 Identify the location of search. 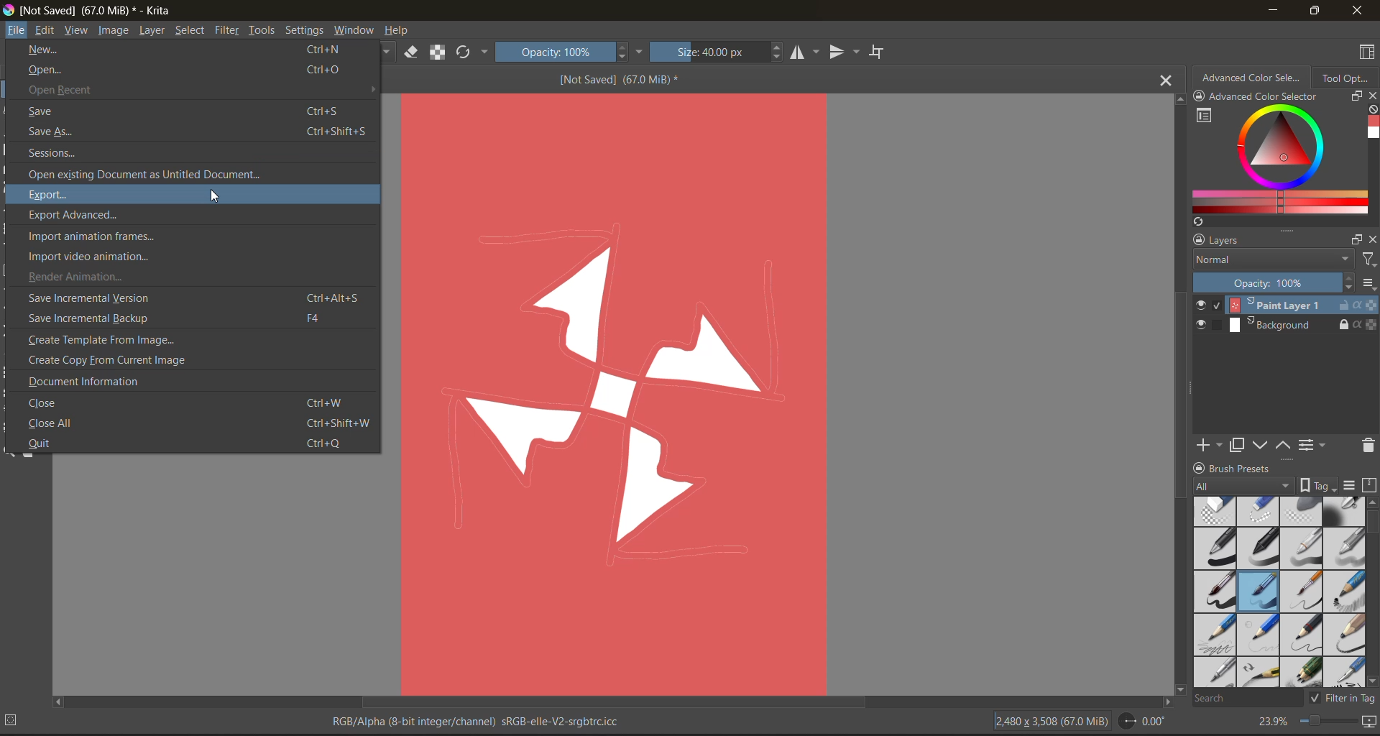
(1248, 699).